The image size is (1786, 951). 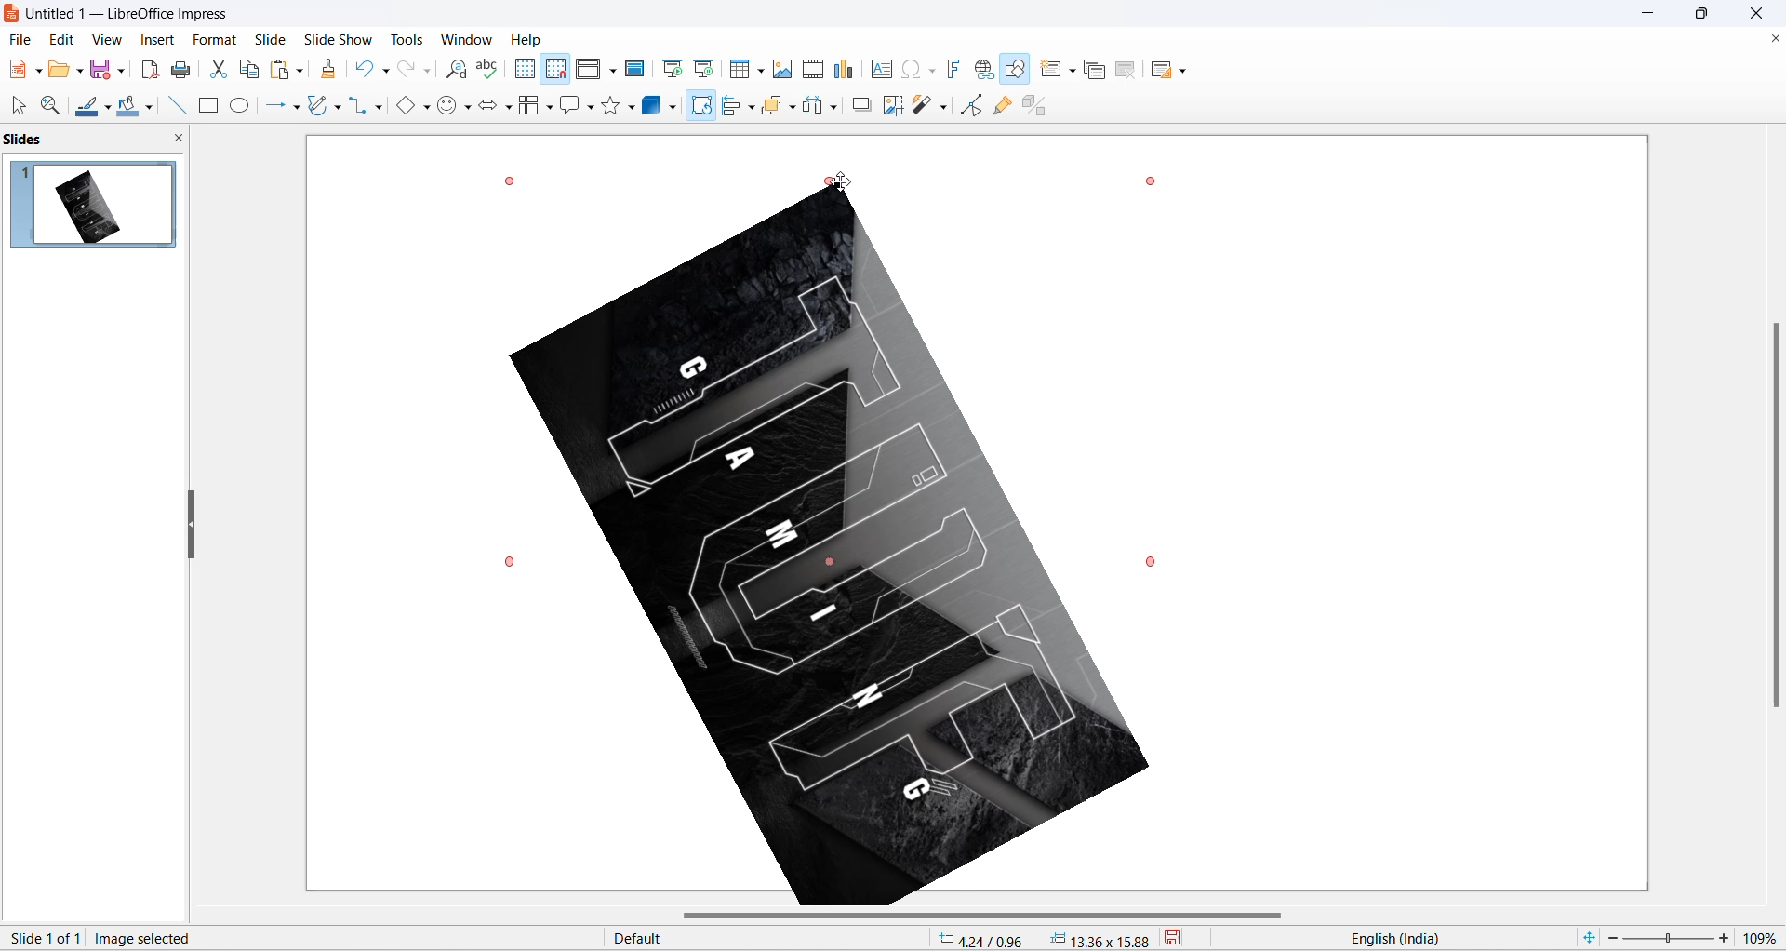 What do you see at coordinates (448, 109) in the screenshot?
I see `symbol shapes` at bounding box center [448, 109].